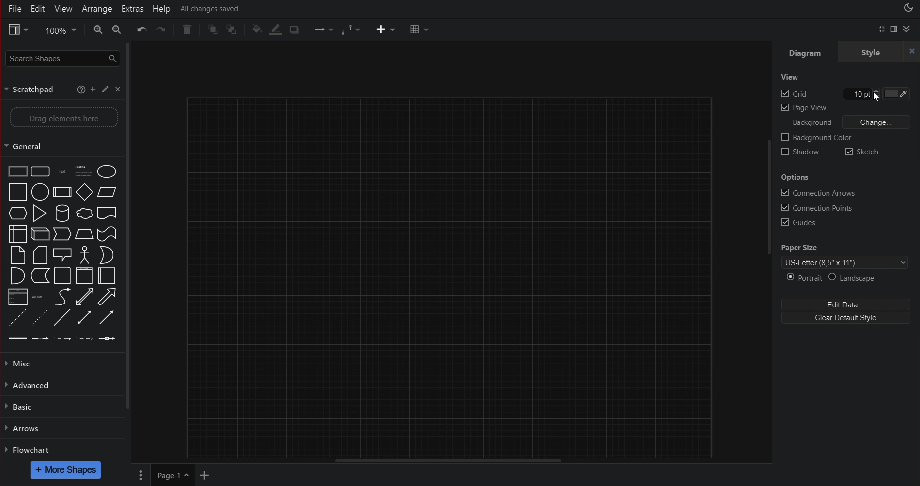 Image resolution: width=920 pixels, height=486 pixels. I want to click on Edit, so click(39, 8).